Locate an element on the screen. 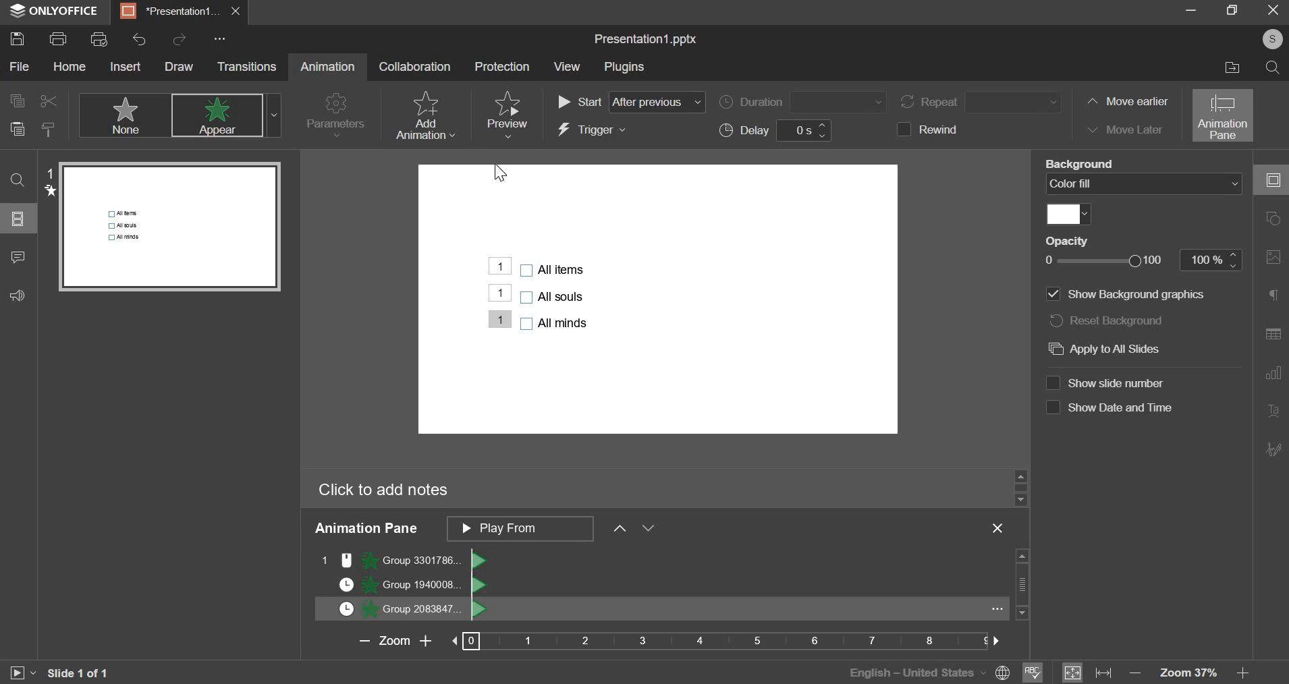 Image resolution: width=1289 pixels, height=684 pixels. bullet points is located at coordinates (553, 297).